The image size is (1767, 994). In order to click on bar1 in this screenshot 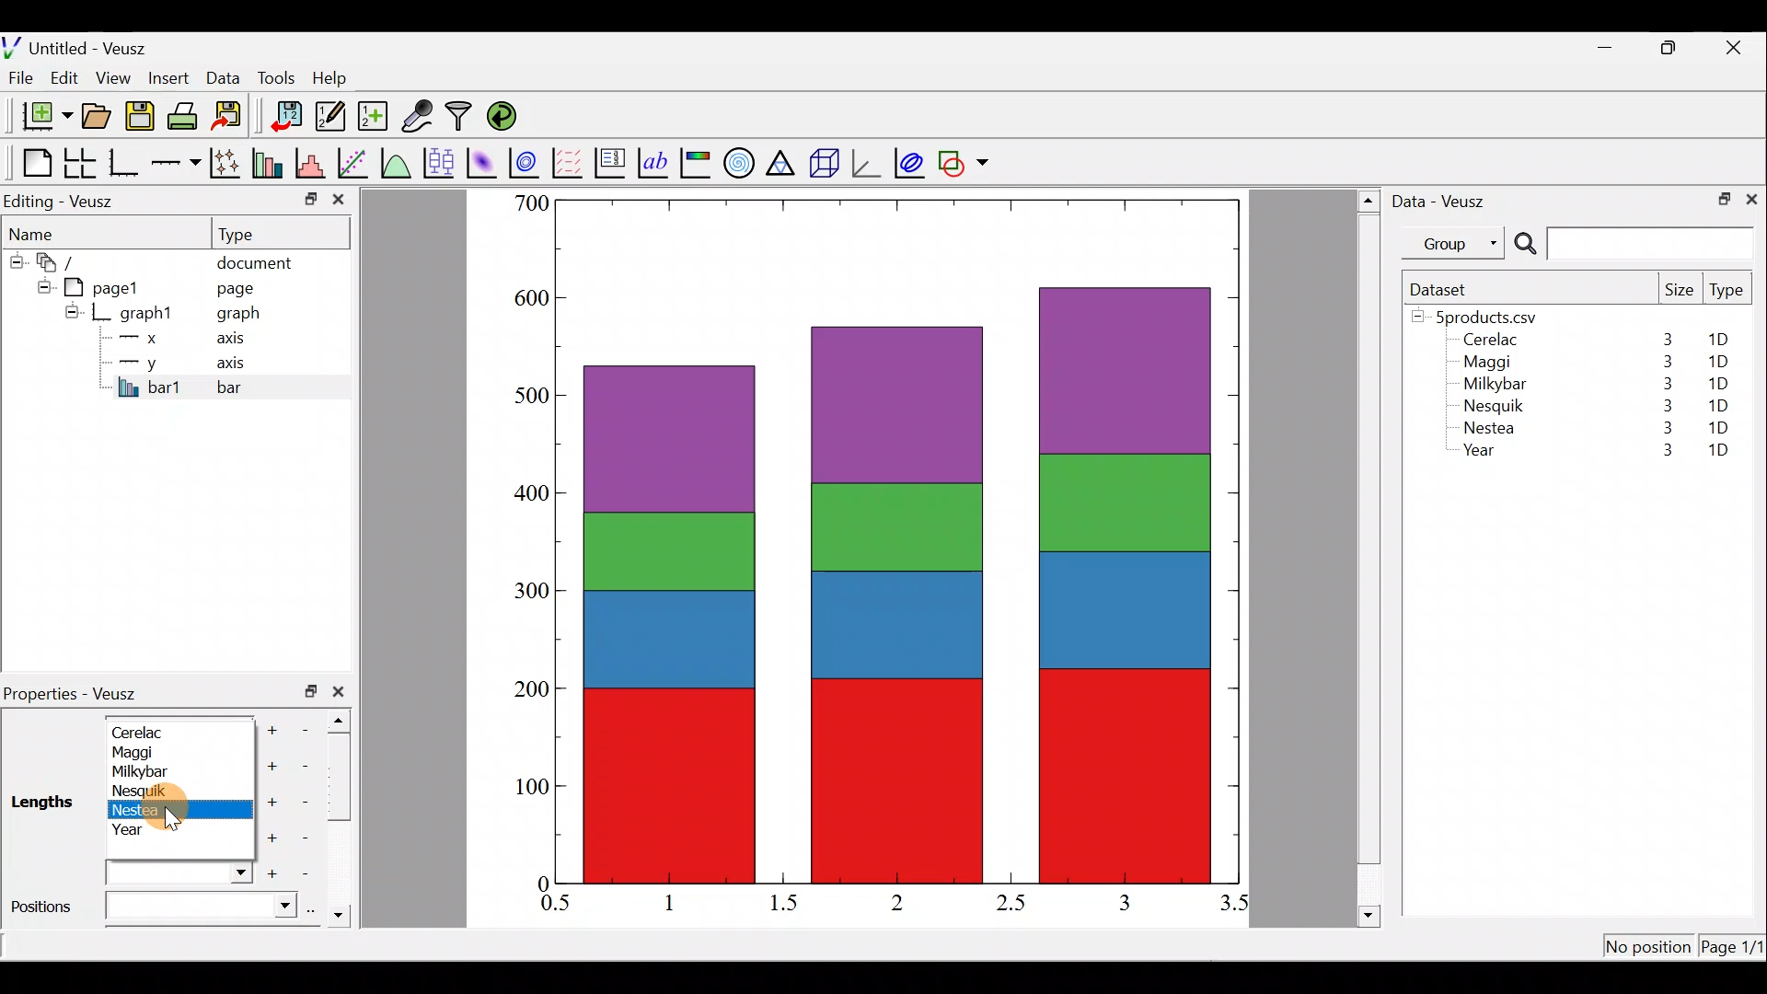, I will do `click(150, 387)`.